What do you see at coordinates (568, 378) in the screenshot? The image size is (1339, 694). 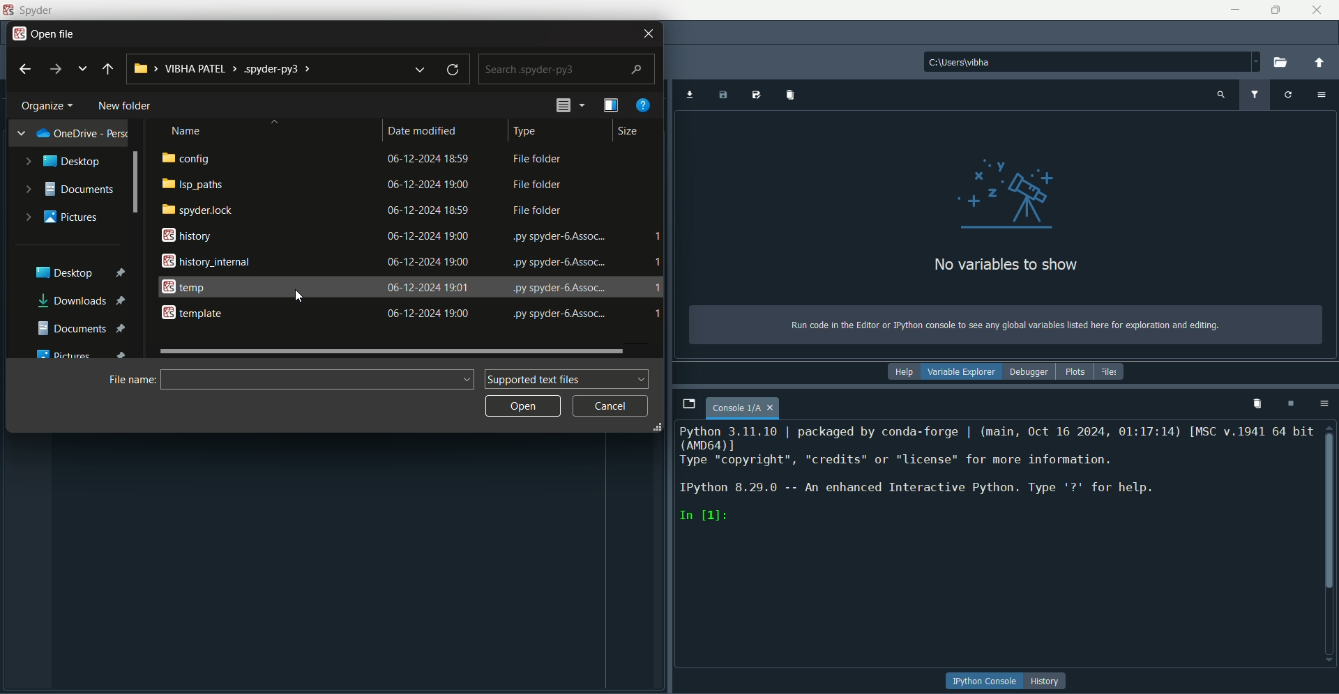 I see `supported text files` at bounding box center [568, 378].